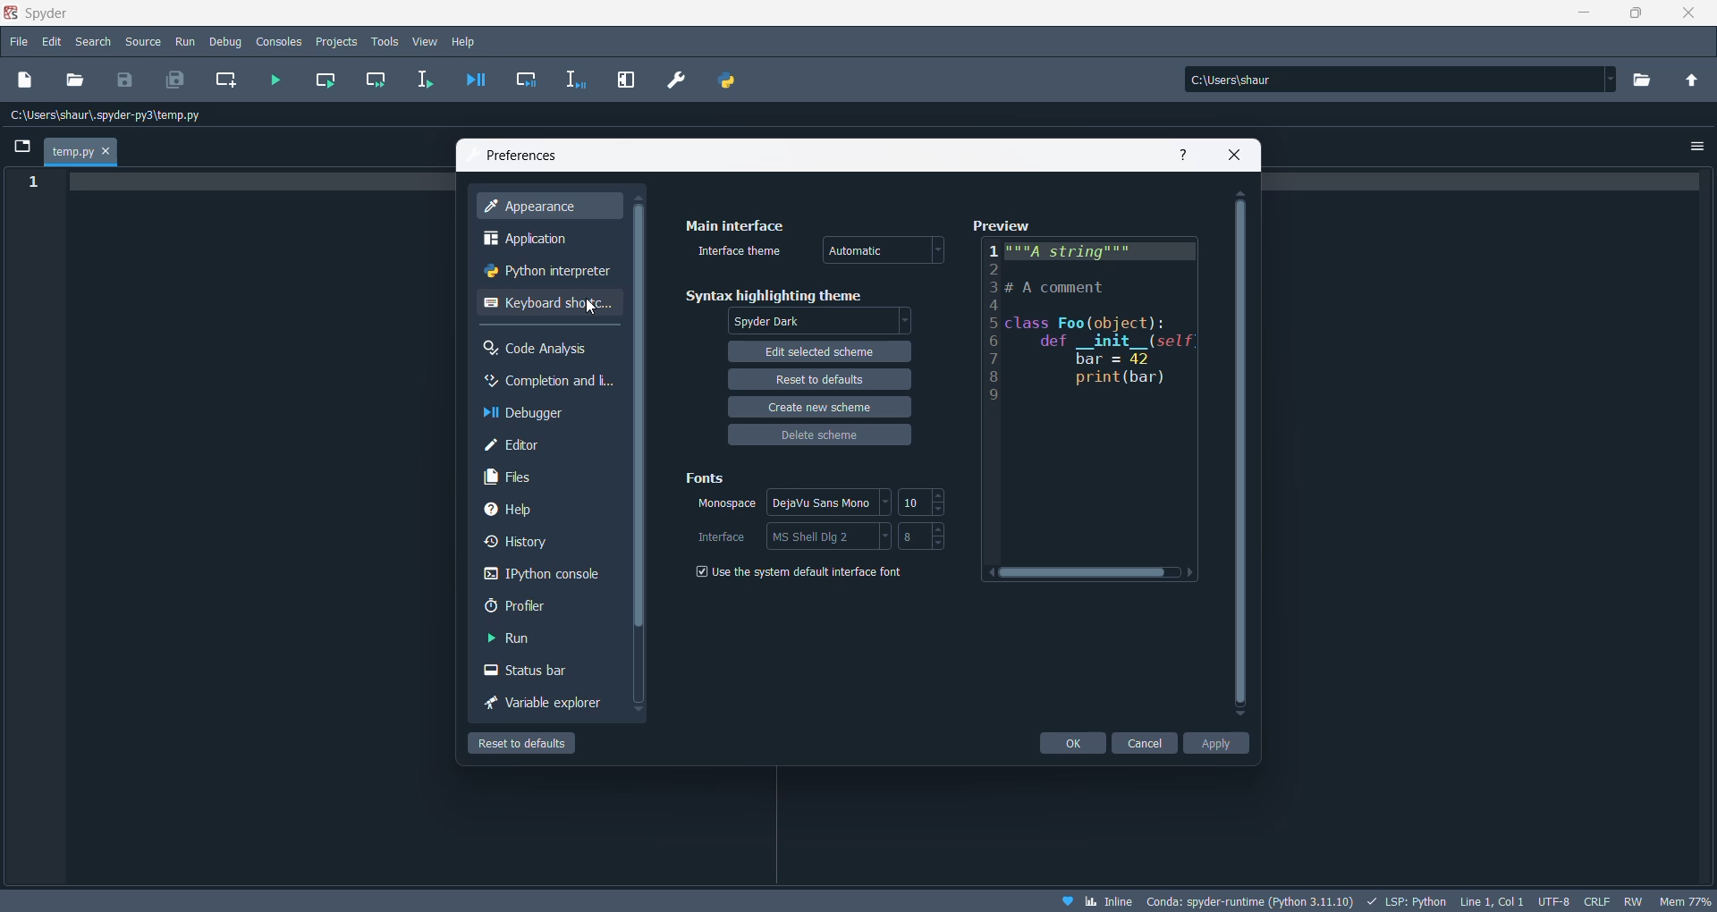  Describe the element at coordinates (744, 252) in the screenshot. I see `interface theme text` at that location.